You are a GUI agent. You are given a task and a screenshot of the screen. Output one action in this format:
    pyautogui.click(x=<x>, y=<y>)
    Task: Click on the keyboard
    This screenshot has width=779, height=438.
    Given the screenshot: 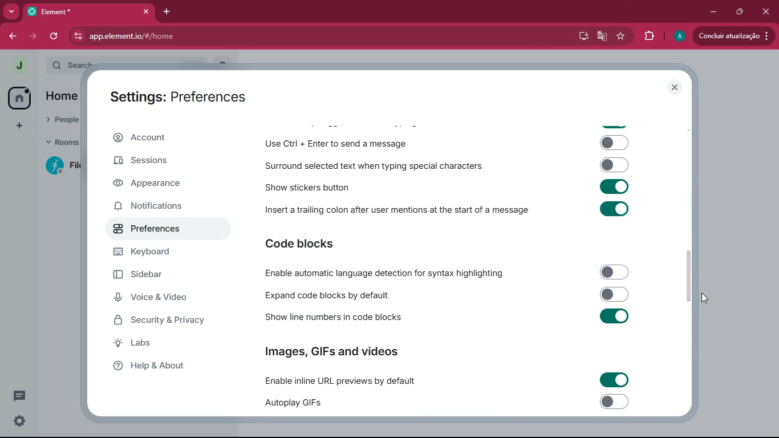 What is the action you would take?
    pyautogui.click(x=158, y=252)
    